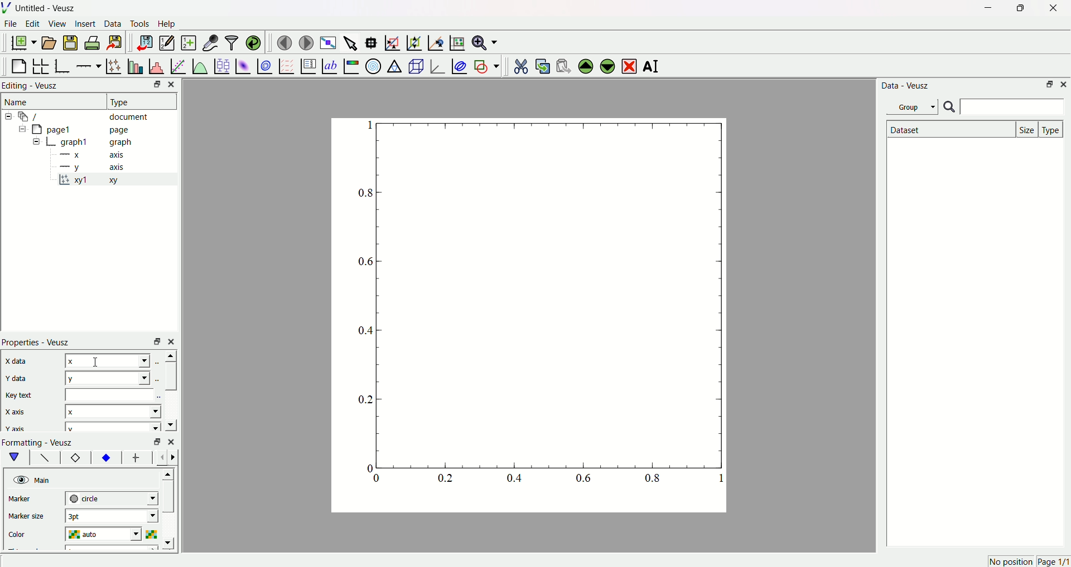 Image resolution: width=1071 pixels, height=567 pixels. I want to click on “document, so click(89, 116).